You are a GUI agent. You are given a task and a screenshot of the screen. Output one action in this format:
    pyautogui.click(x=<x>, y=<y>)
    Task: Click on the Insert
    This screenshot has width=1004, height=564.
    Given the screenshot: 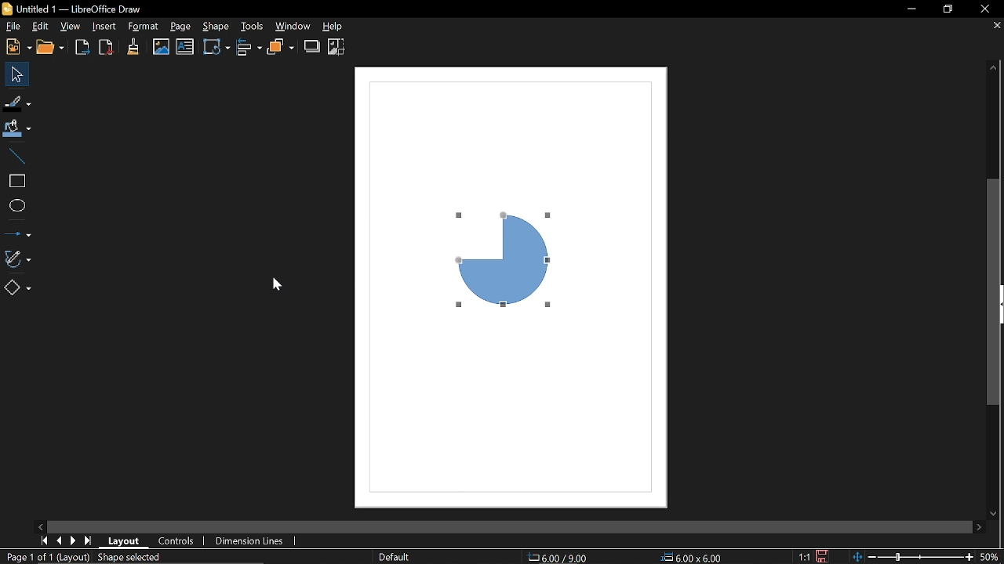 What is the action you would take?
    pyautogui.click(x=102, y=27)
    